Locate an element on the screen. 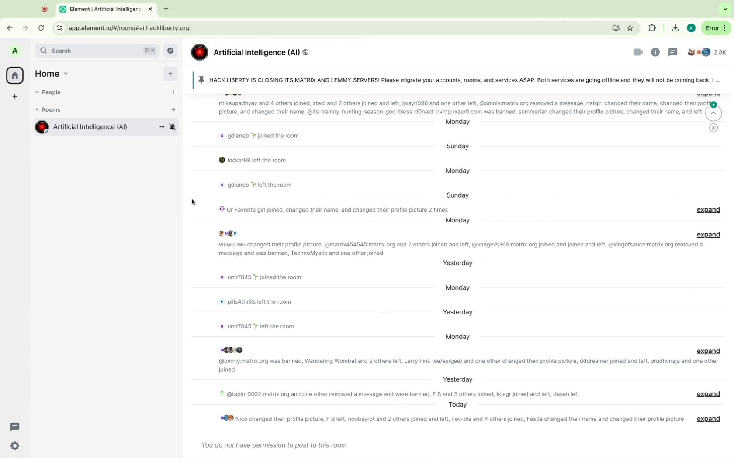  message is located at coordinates (253, 185).